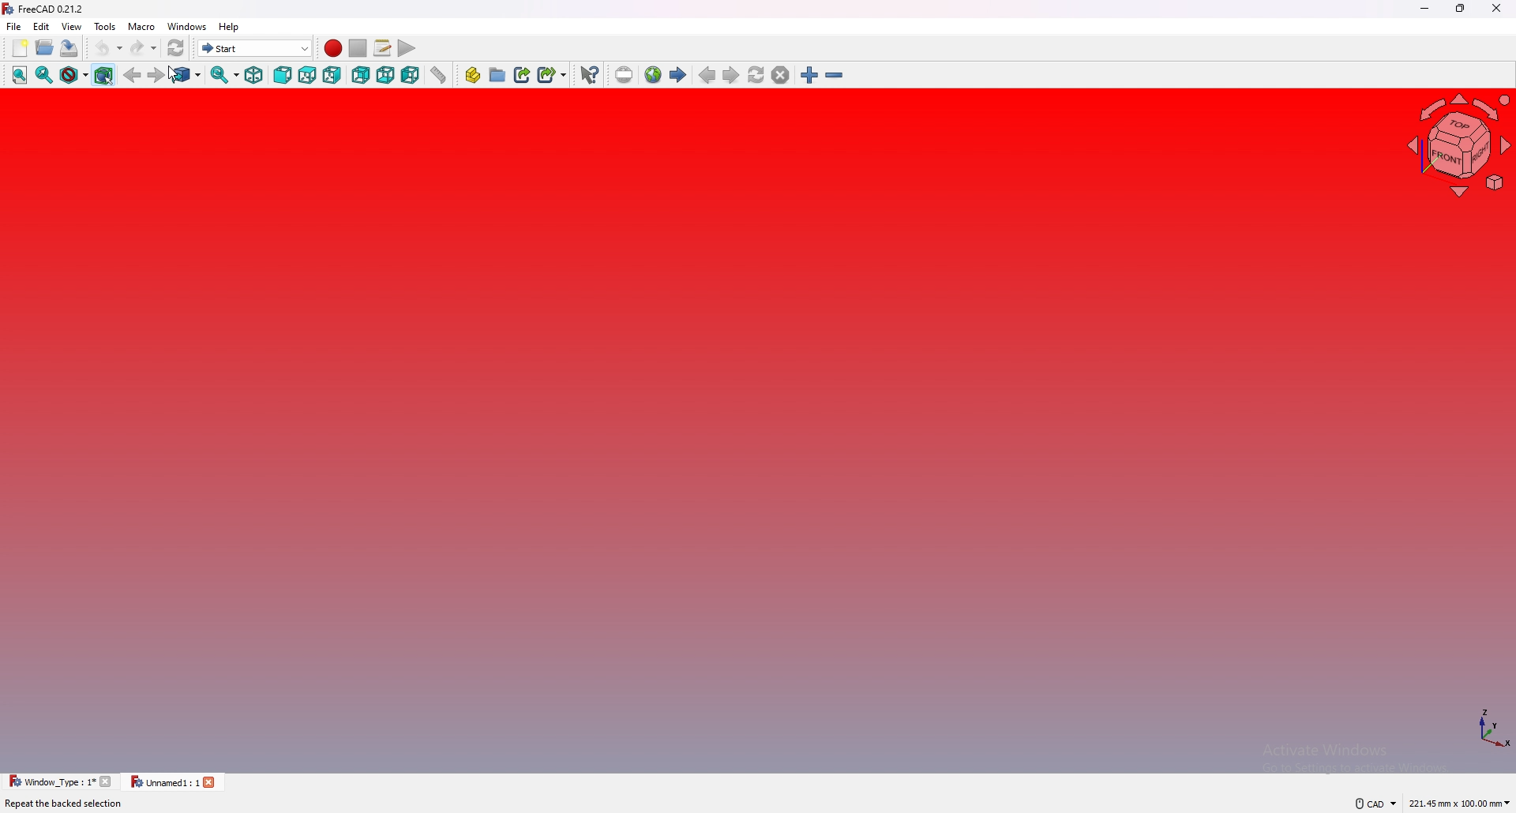 The height and width of the screenshot is (813, 1516). I want to click on fit all, so click(20, 75).